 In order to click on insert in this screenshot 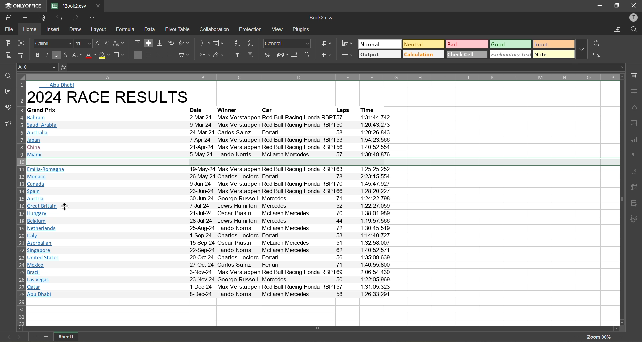, I will do `click(53, 29)`.